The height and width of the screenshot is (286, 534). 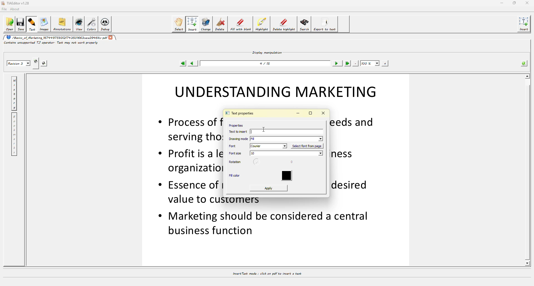 What do you see at coordinates (62, 24) in the screenshot?
I see `annotations` at bounding box center [62, 24].